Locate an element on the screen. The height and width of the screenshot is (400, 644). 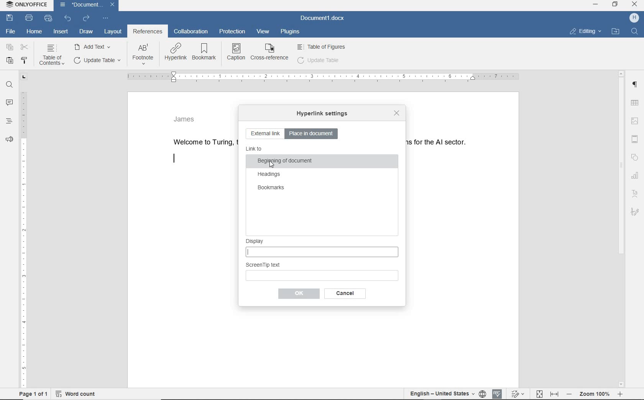
James is located at coordinates (185, 118).